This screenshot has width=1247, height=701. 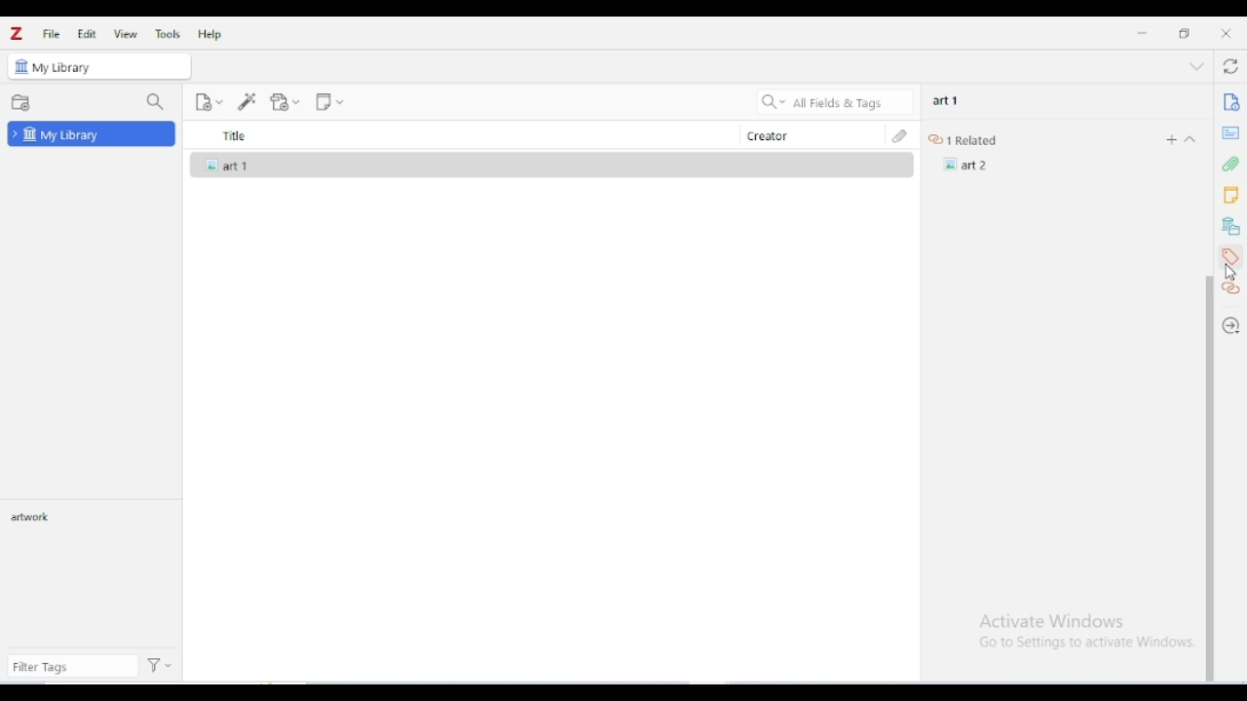 What do you see at coordinates (168, 34) in the screenshot?
I see `tools` at bounding box center [168, 34].